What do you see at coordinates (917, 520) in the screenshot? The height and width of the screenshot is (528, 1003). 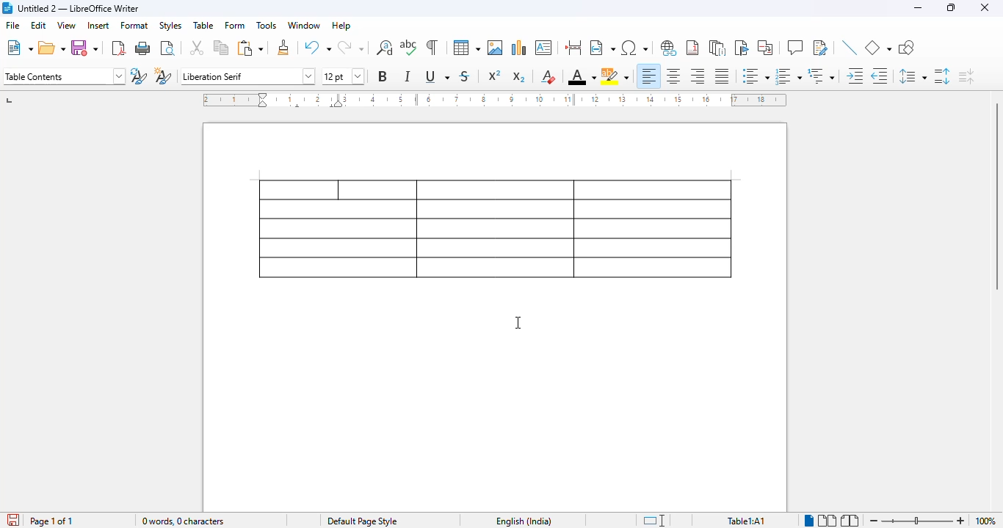 I see `` at bounding box center [917, 520].